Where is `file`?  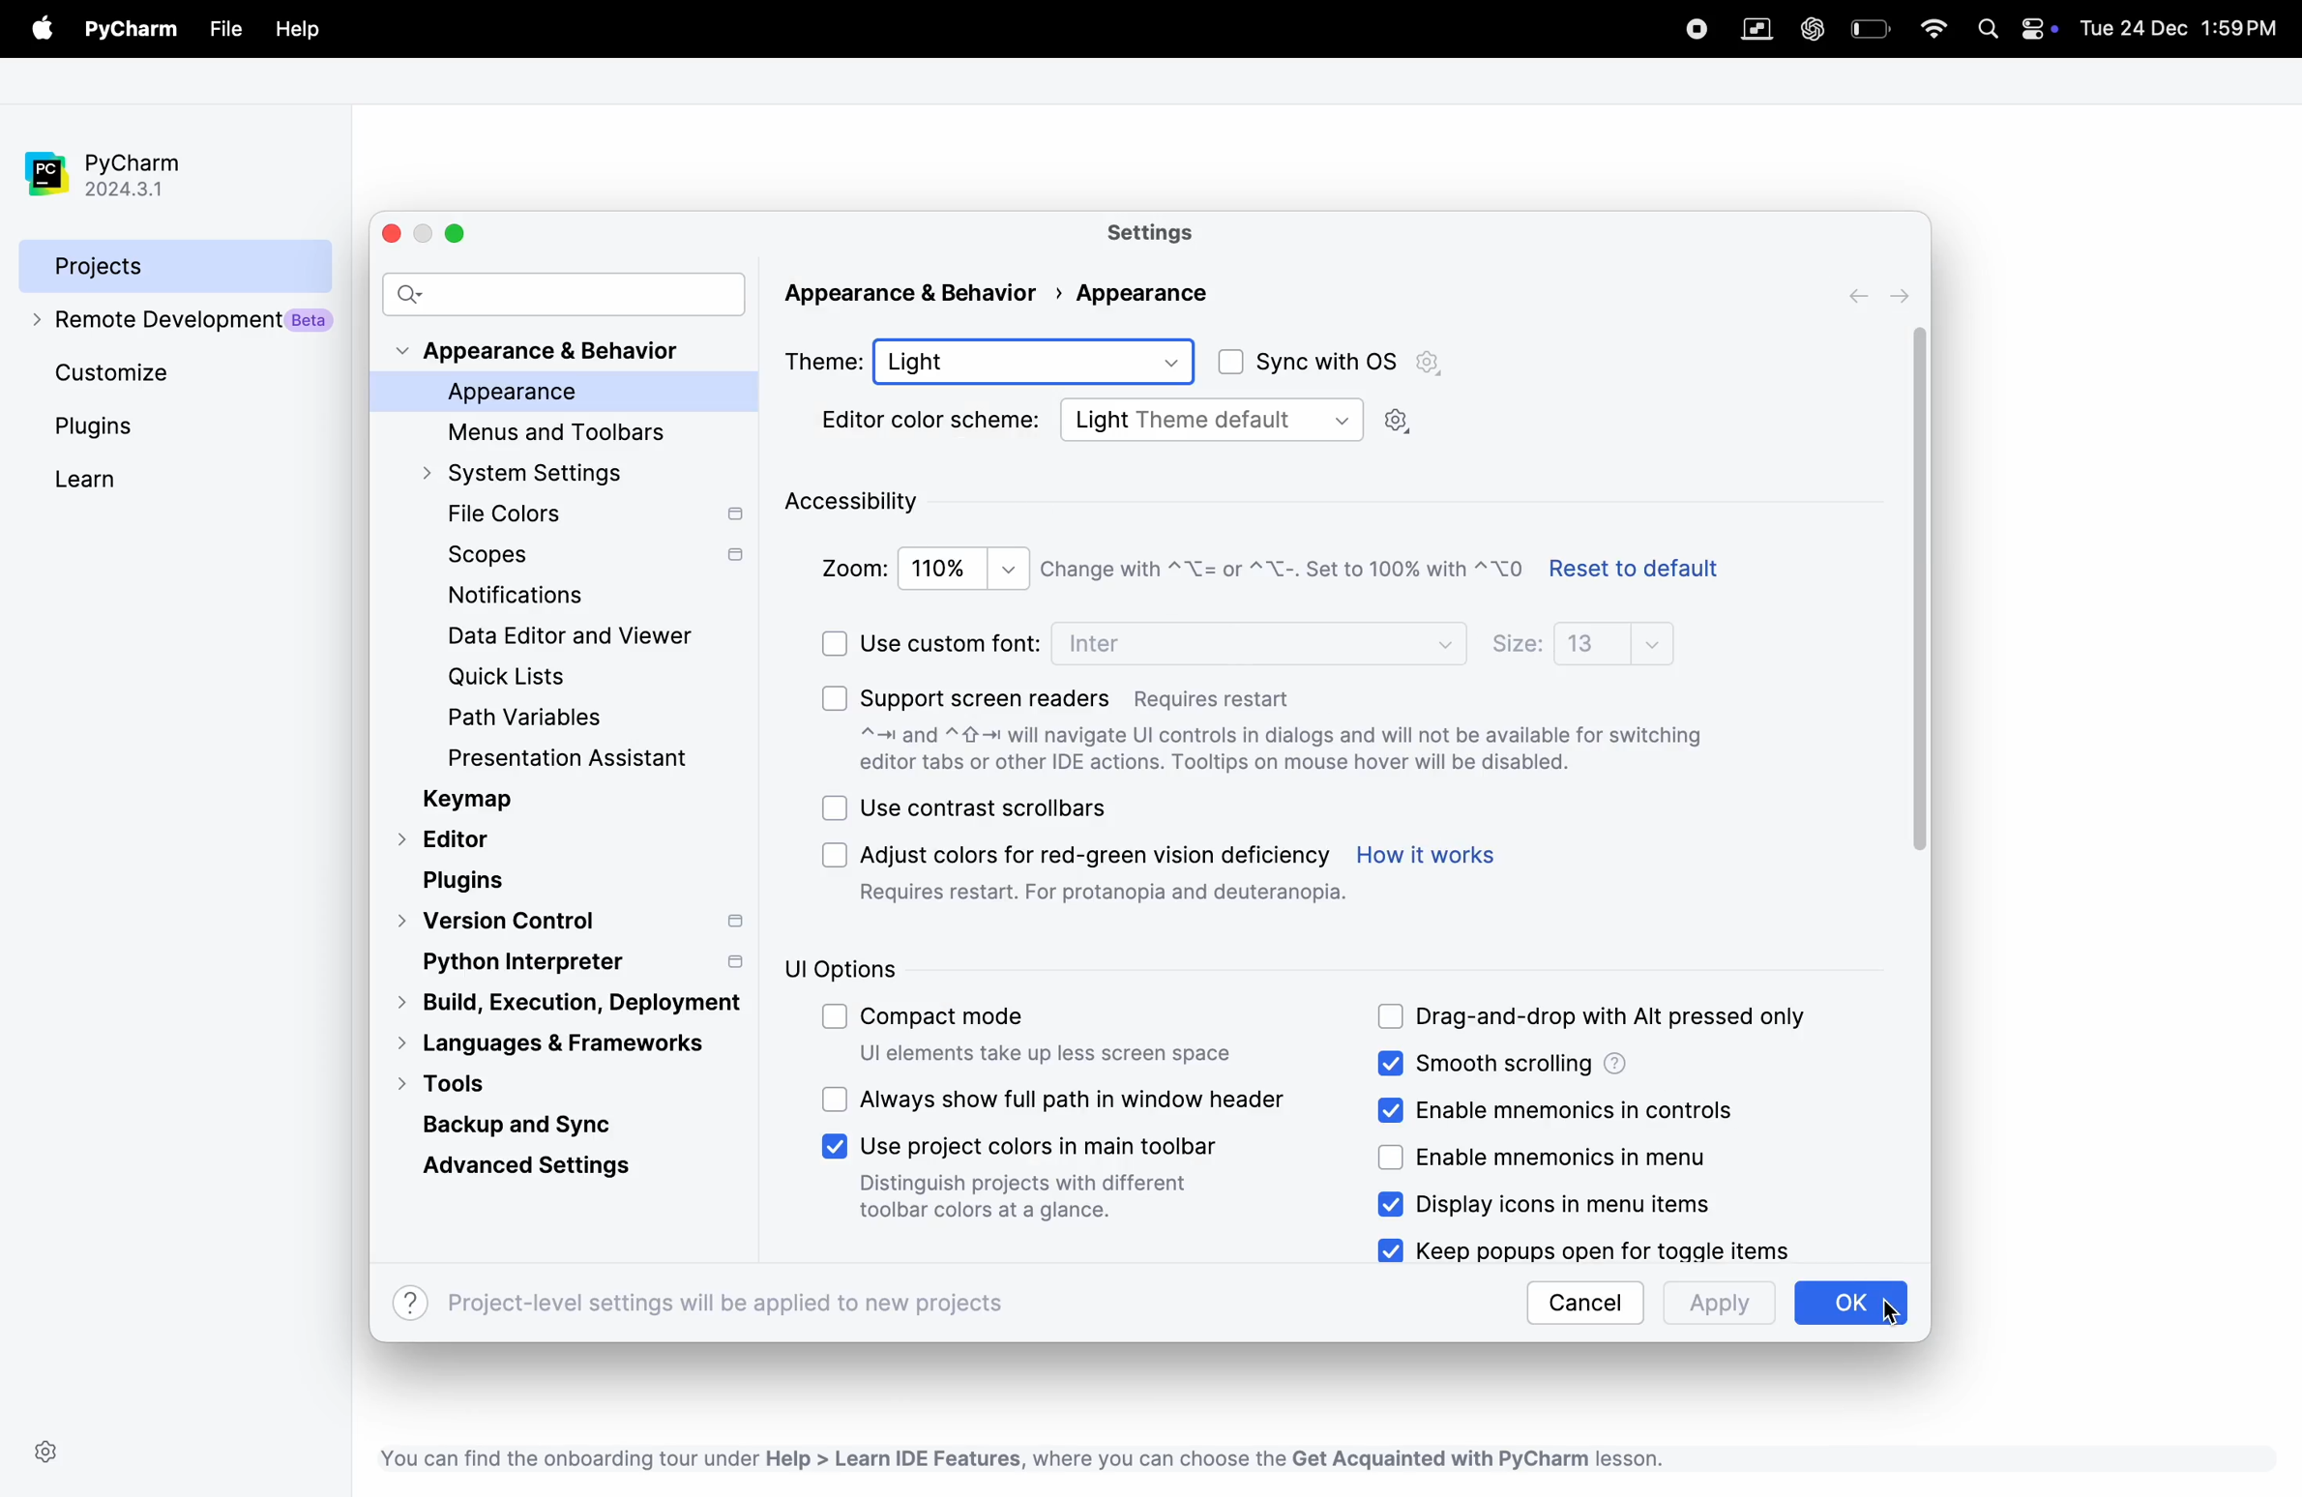
file is located at coordinates (297, 31).